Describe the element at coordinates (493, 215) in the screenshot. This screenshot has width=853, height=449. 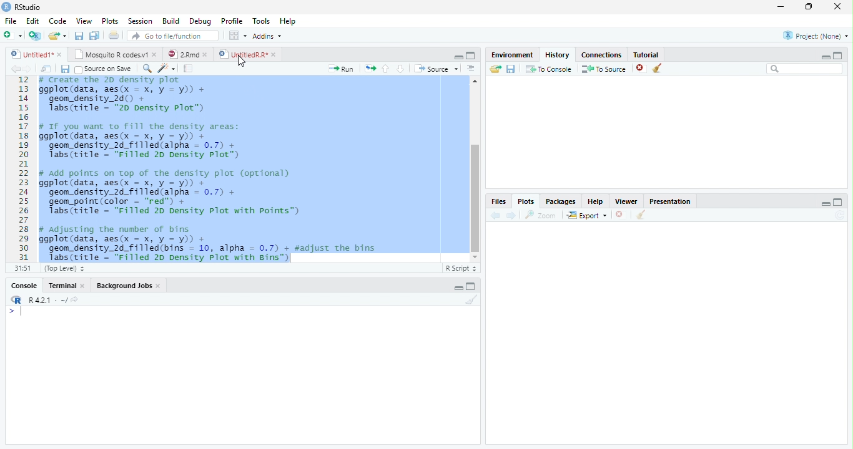
I see `back` at that location.